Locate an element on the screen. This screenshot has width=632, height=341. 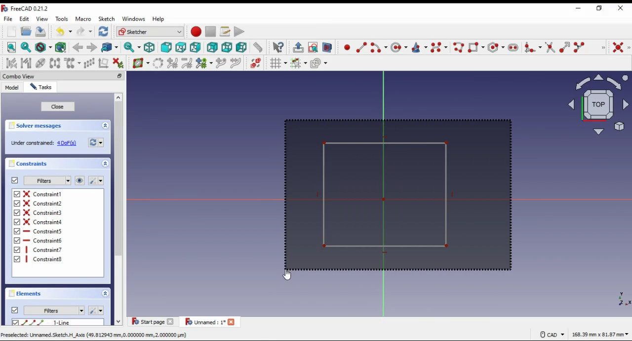
create polyline is located at coordinates (458, 47).